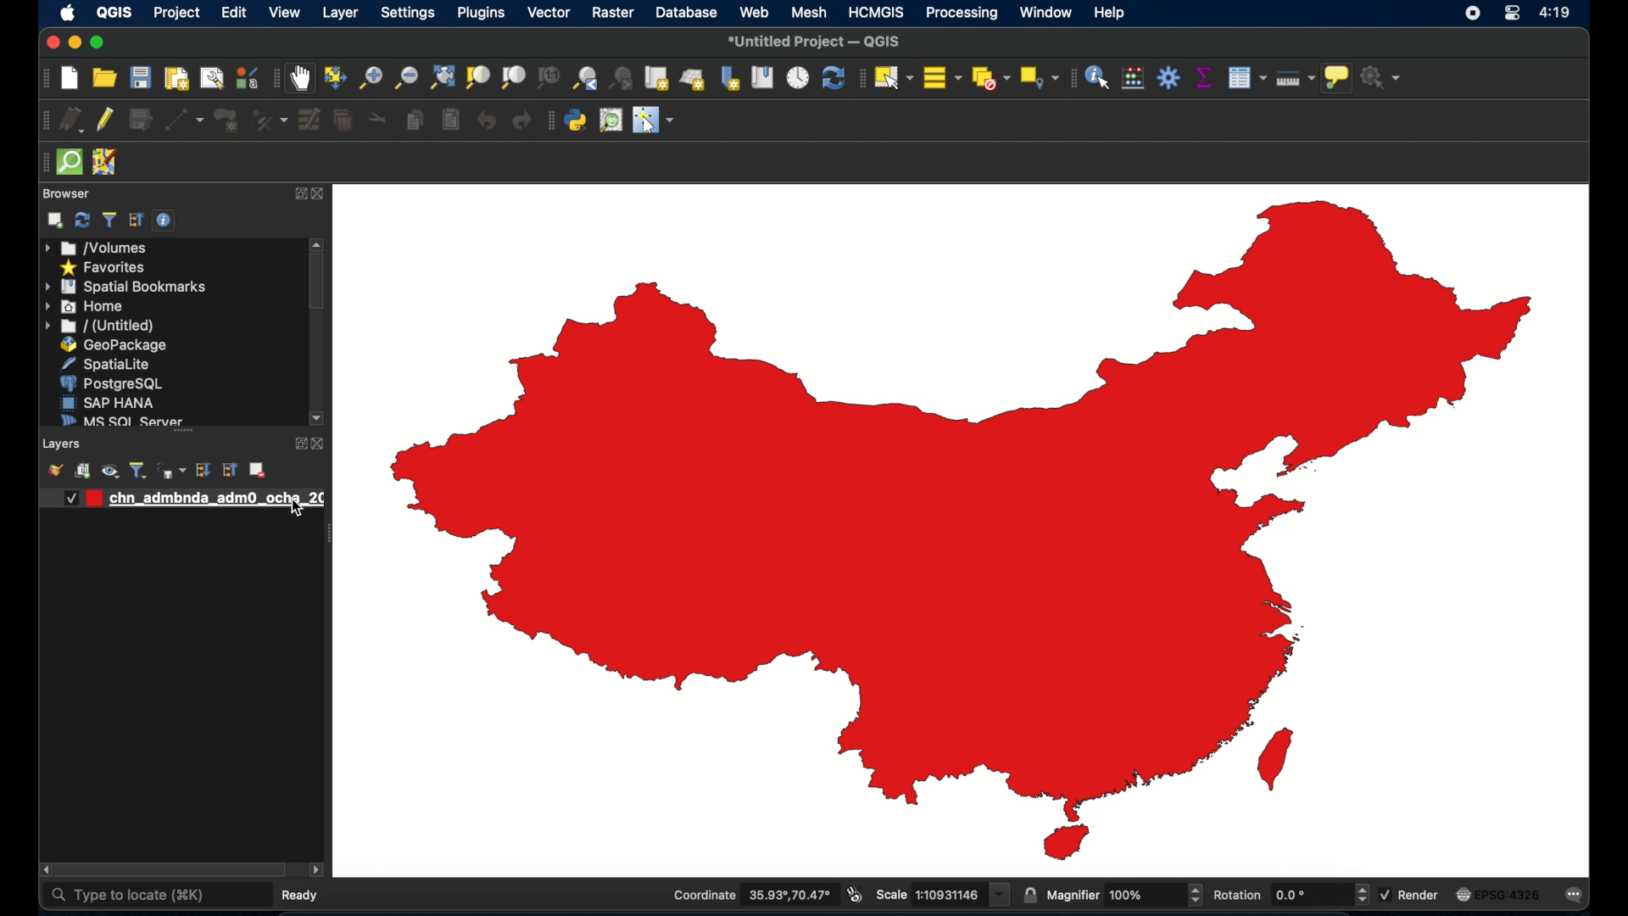 The image size is (1628, 916). What do you see at coordinates (119, 419) in the screenshot?
I see `ms sql server` at bounding box center [119, 419].